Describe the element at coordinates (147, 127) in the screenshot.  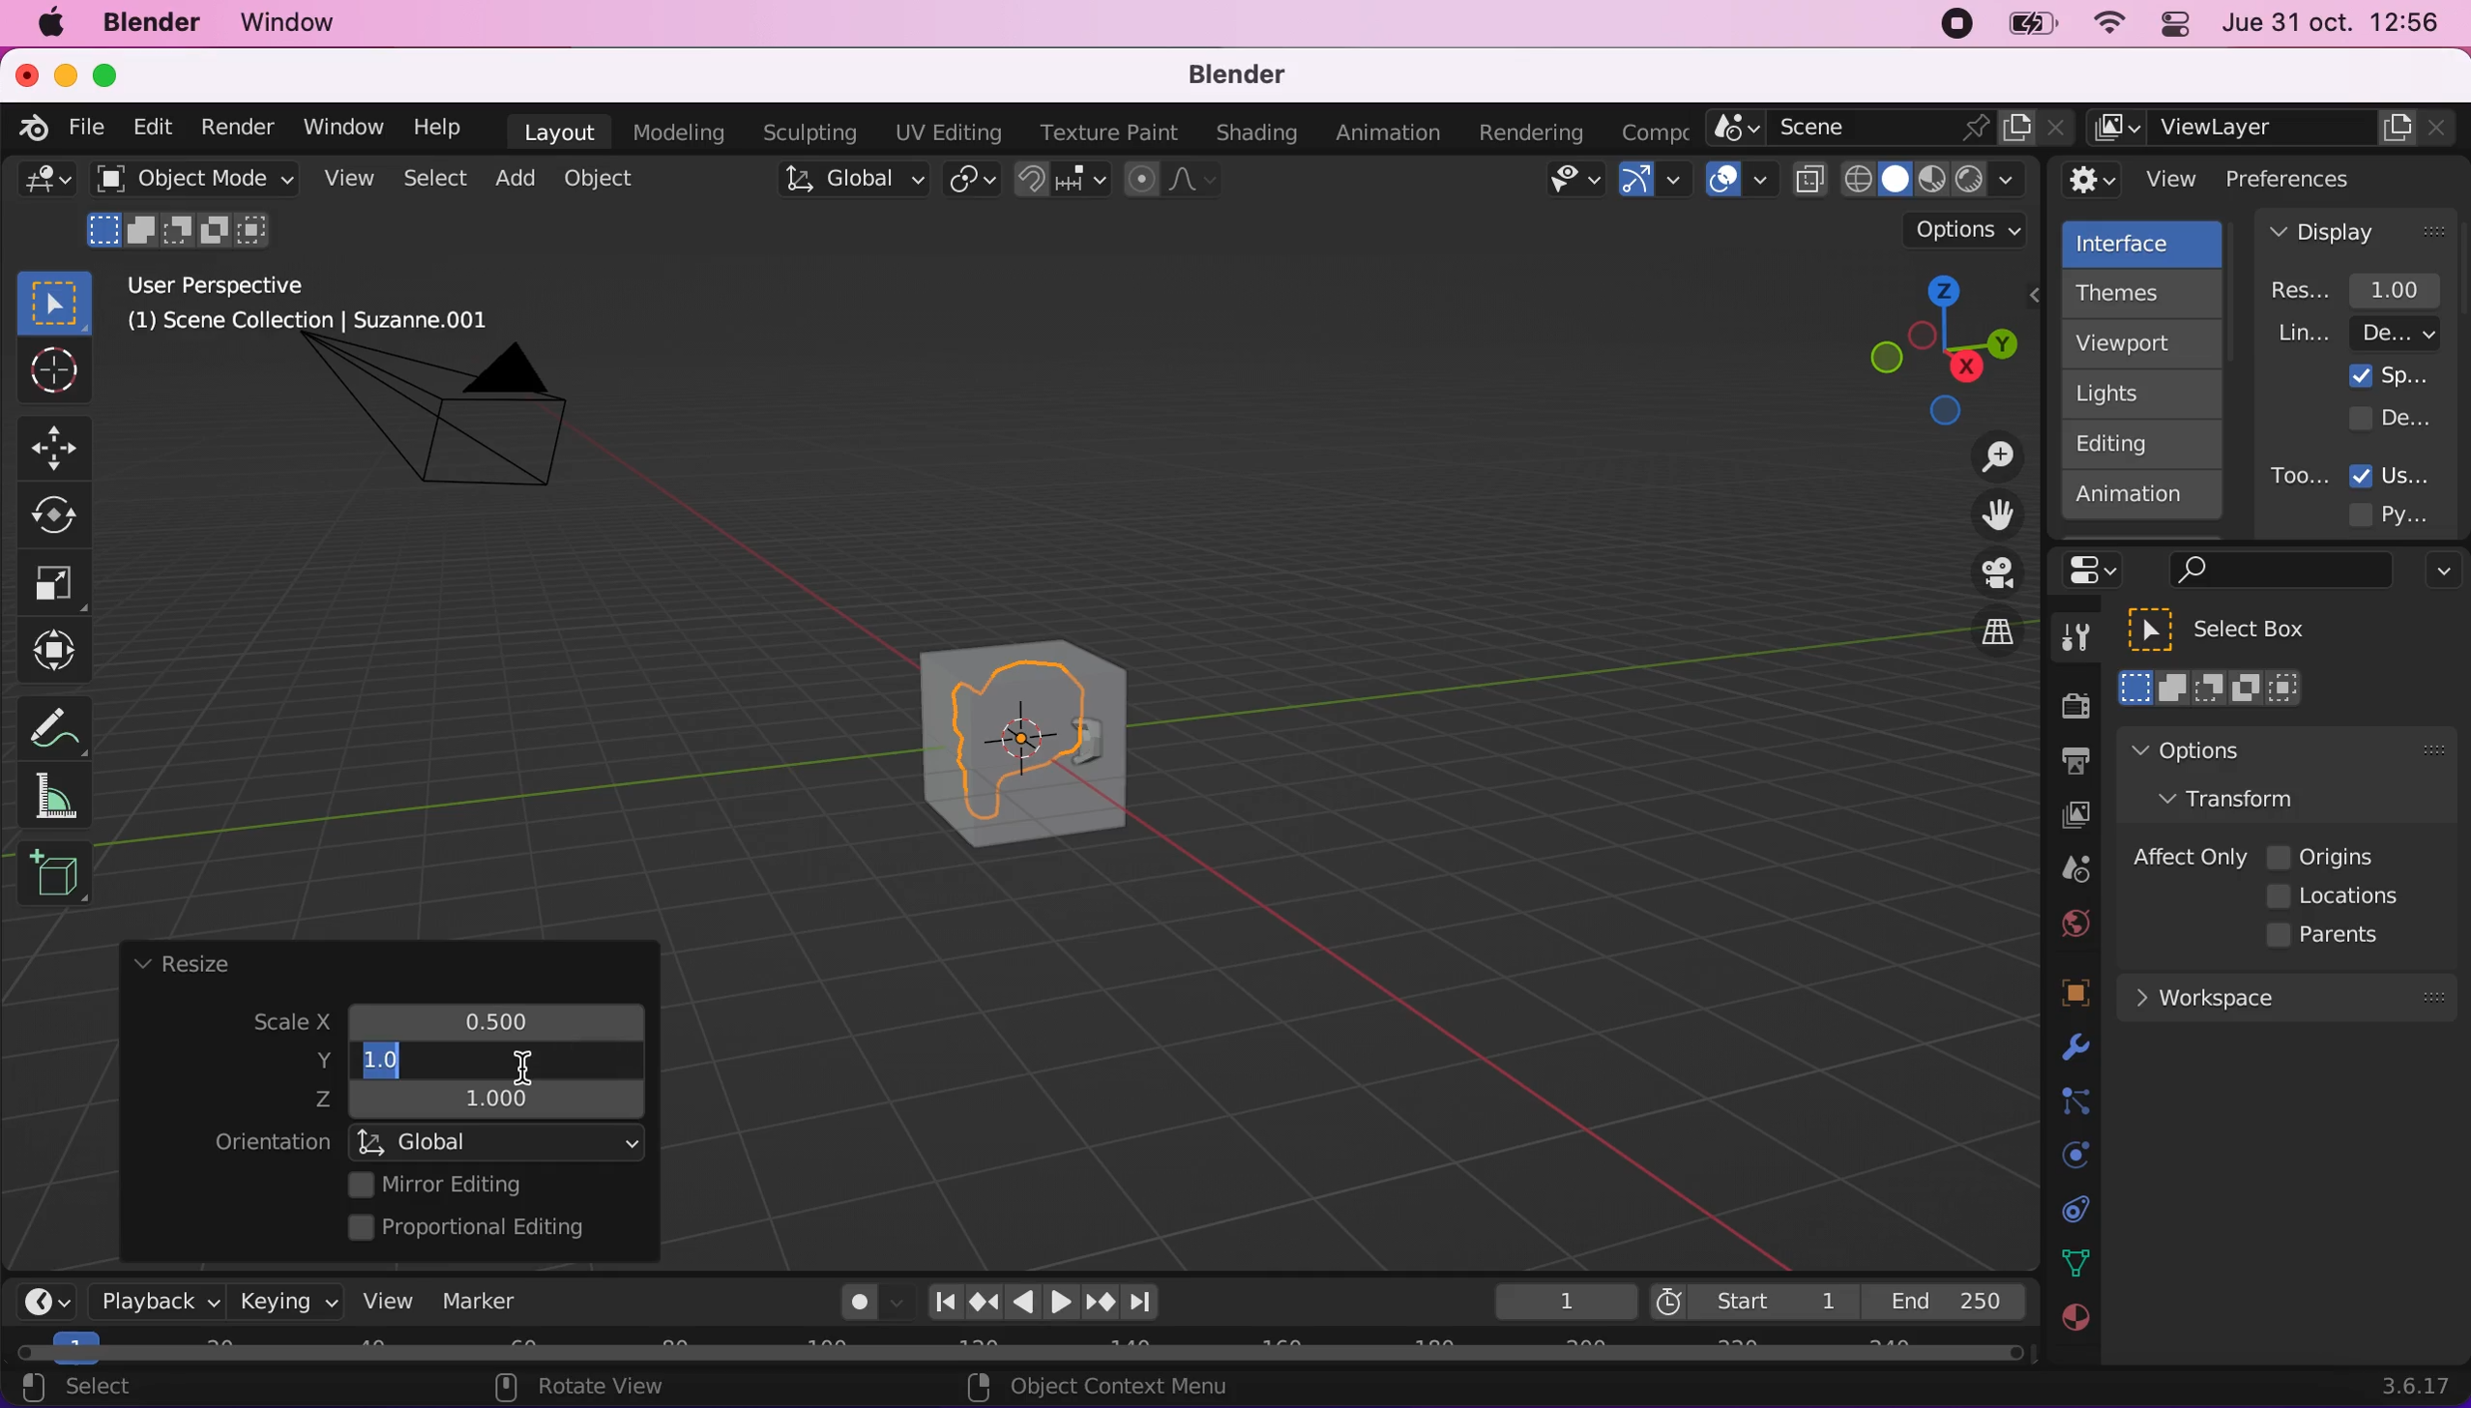
I see `edit` at that location.